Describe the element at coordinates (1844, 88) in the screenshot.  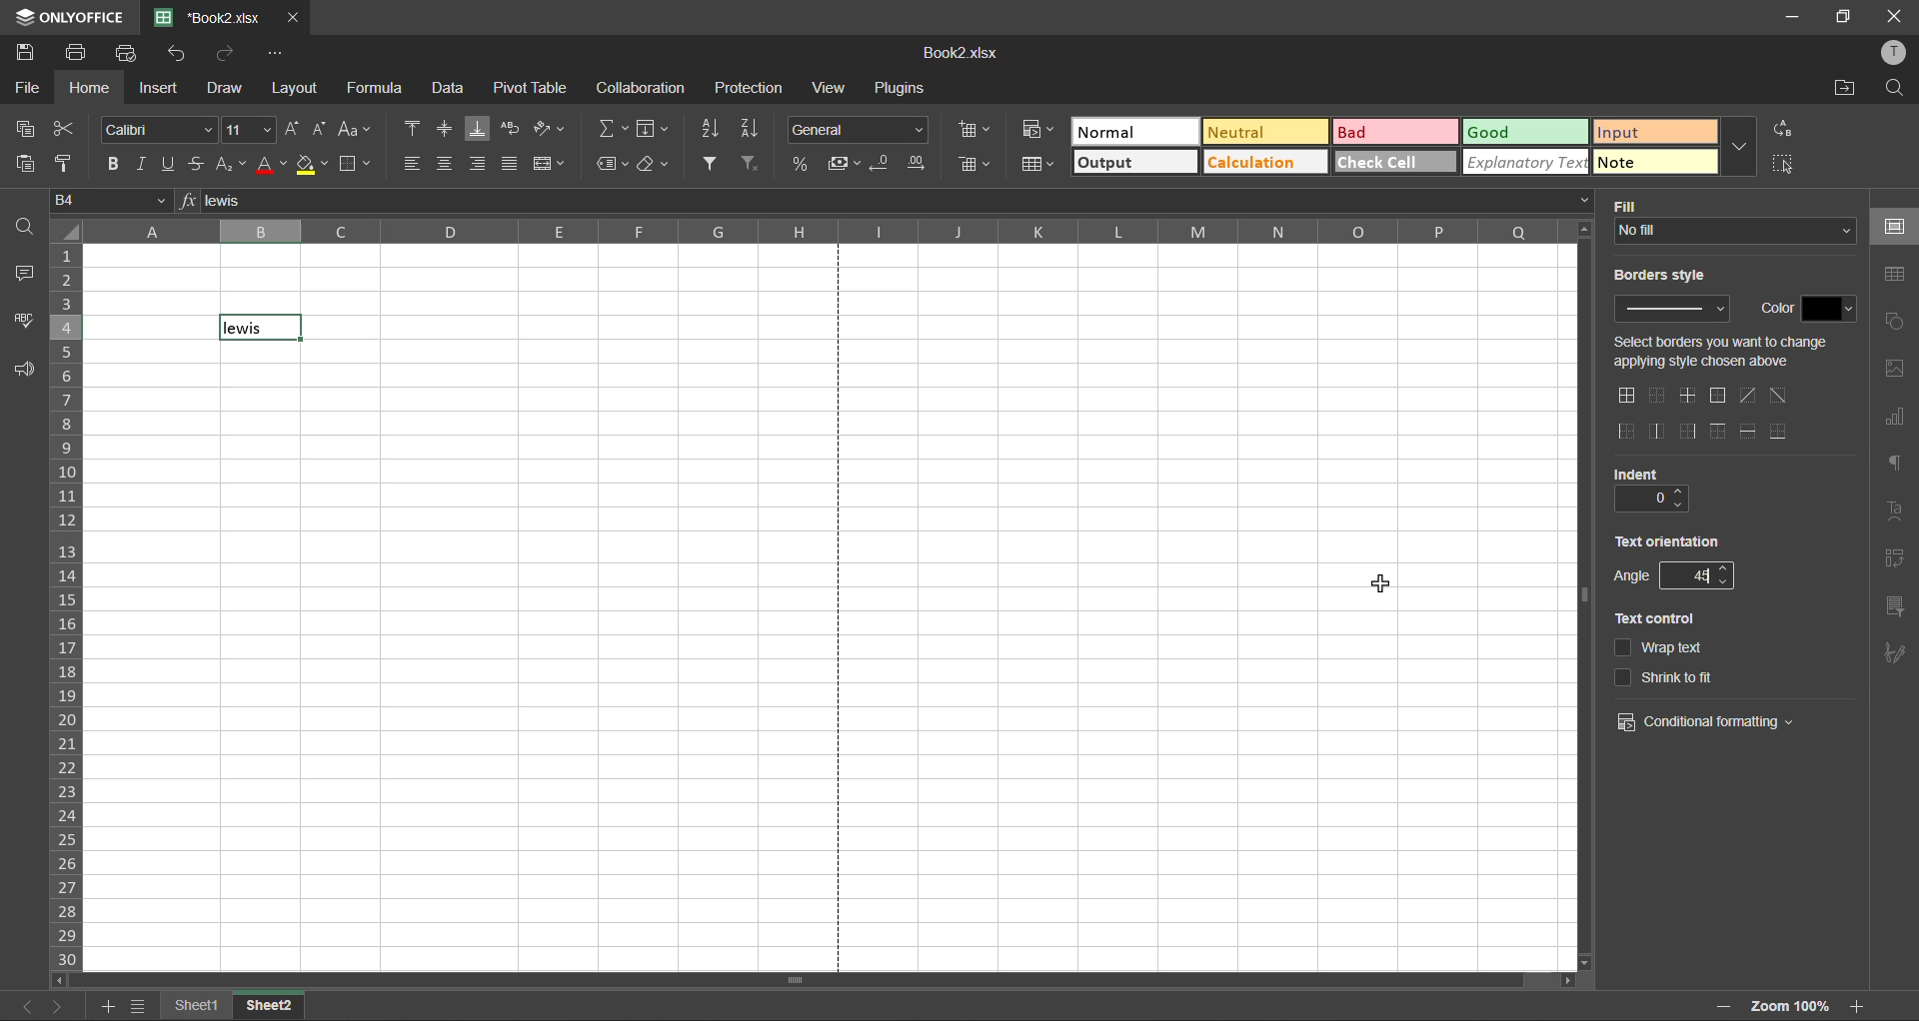
I see `open location` at that location.